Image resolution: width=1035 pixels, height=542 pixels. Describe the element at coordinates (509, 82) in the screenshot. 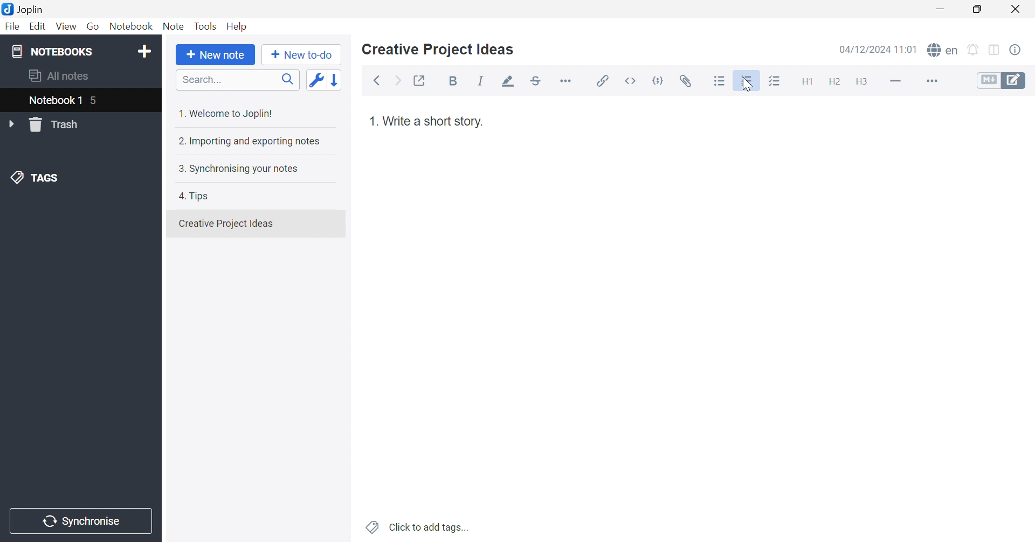

I see `Highlight` at that location.